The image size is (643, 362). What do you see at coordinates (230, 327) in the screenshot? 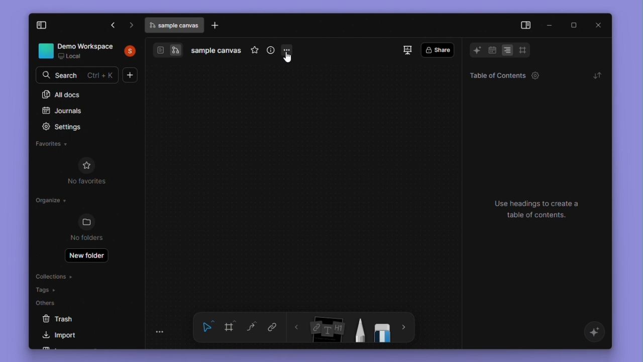
I see `frame` at bounding box center [230, 327].